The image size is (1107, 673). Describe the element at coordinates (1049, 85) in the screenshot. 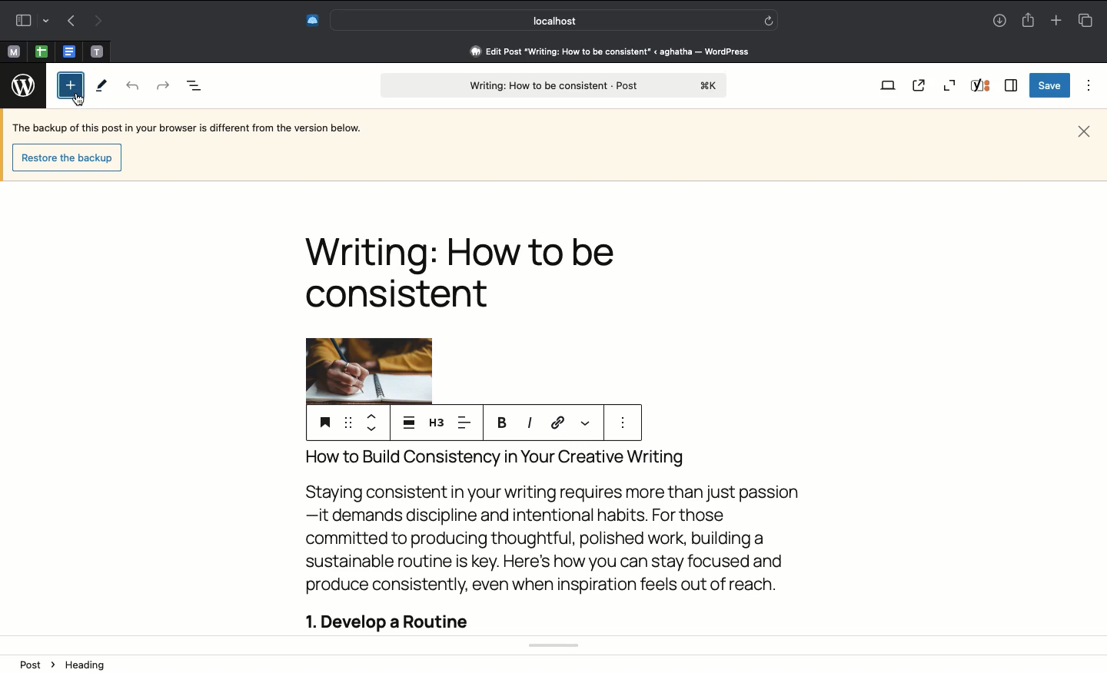

I see `Save` at that location.